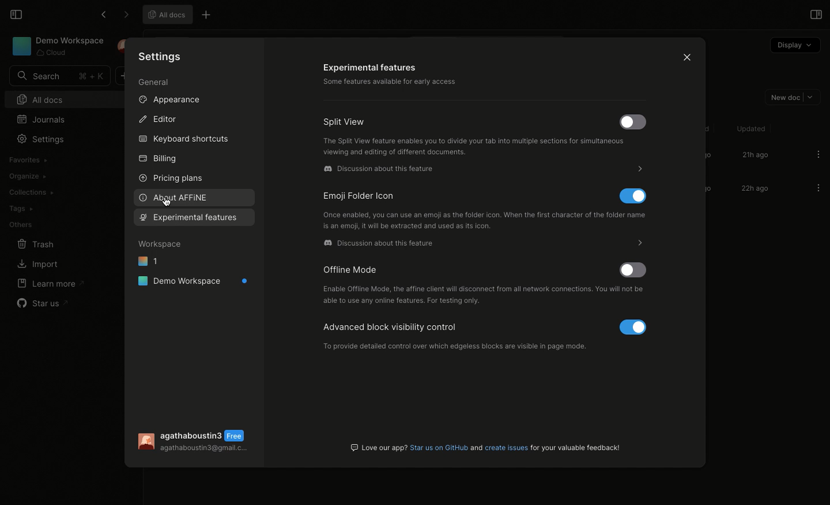 The height and width of the screenshot is (505, 830). I want to click on Enabled, so click(636, 328).